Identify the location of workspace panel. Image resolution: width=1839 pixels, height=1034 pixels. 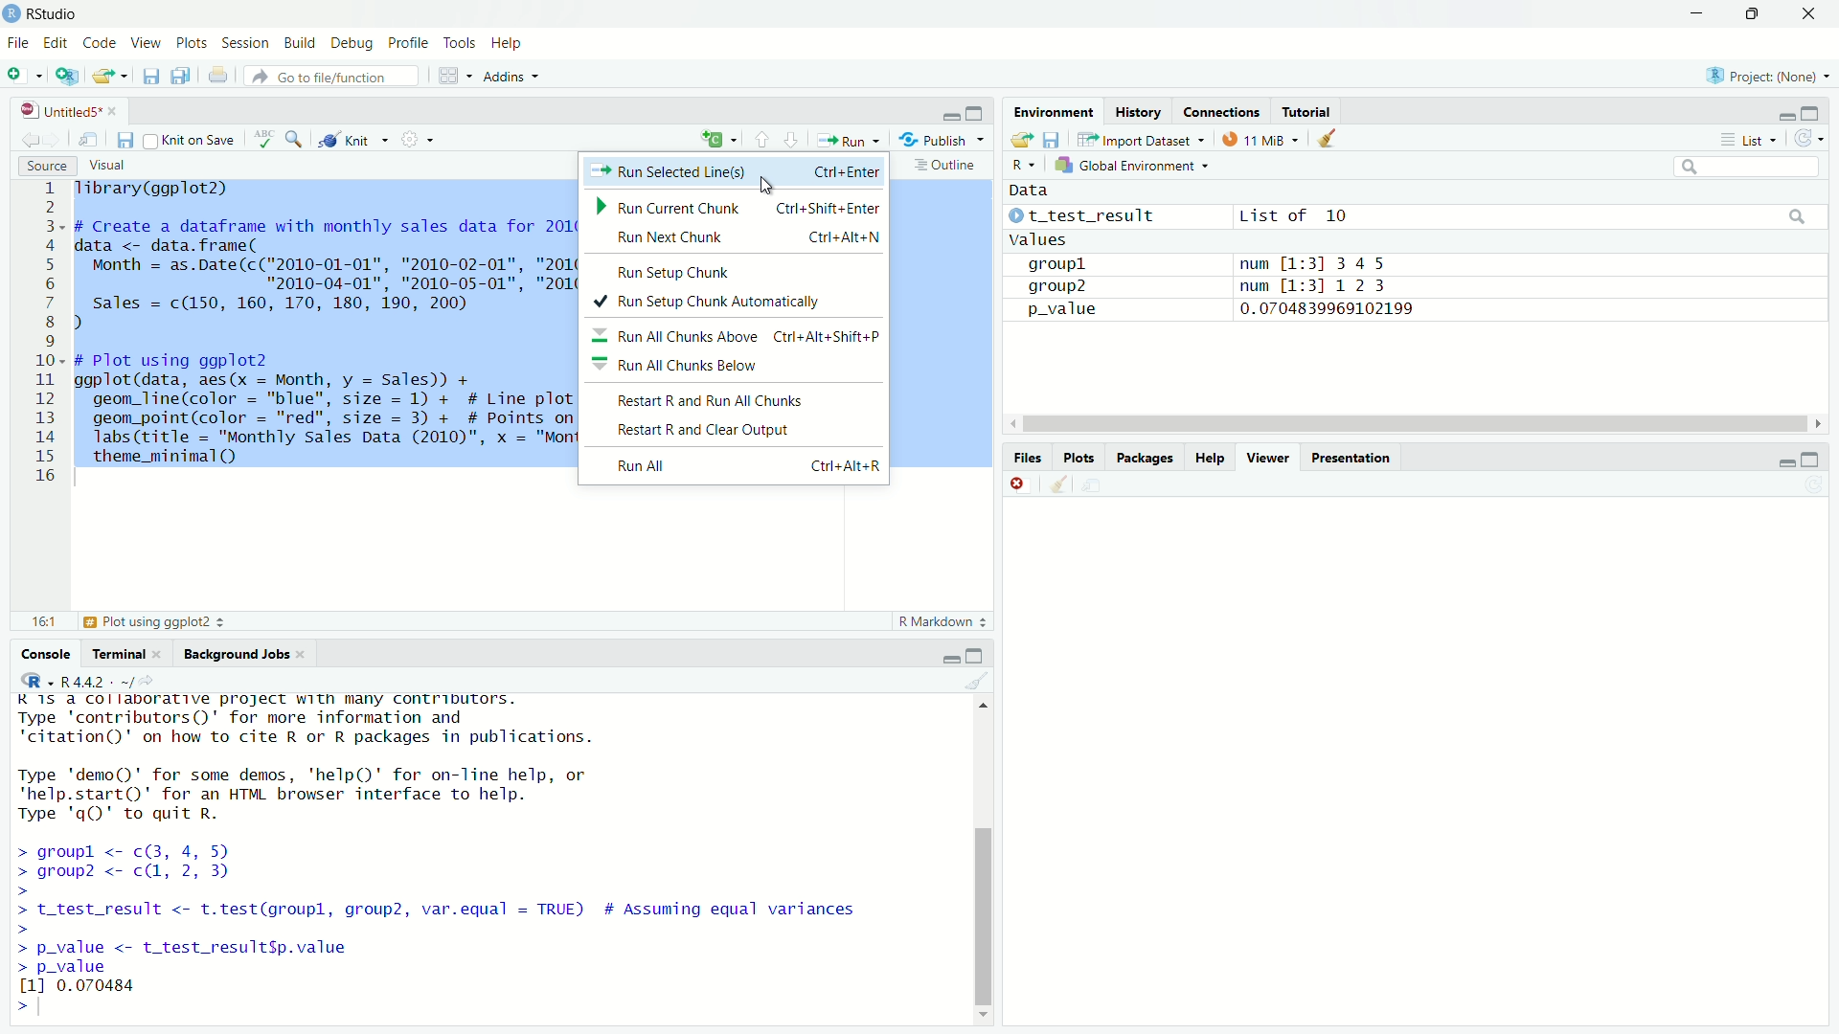
(457, 75).